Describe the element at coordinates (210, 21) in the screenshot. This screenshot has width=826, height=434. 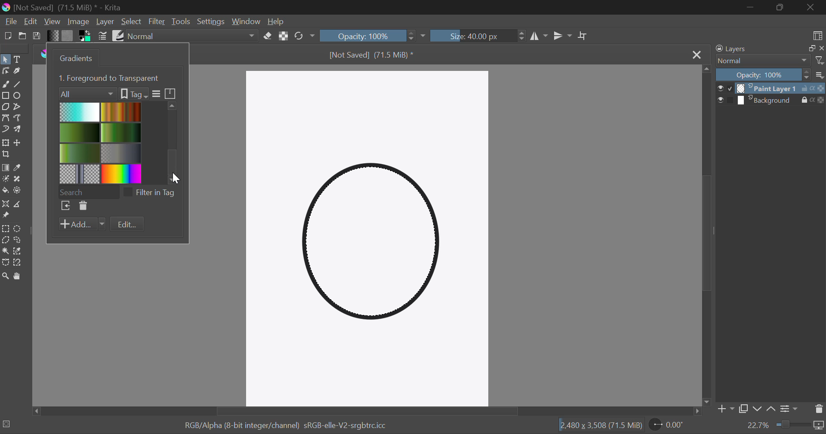
I see `Settings` at that location.